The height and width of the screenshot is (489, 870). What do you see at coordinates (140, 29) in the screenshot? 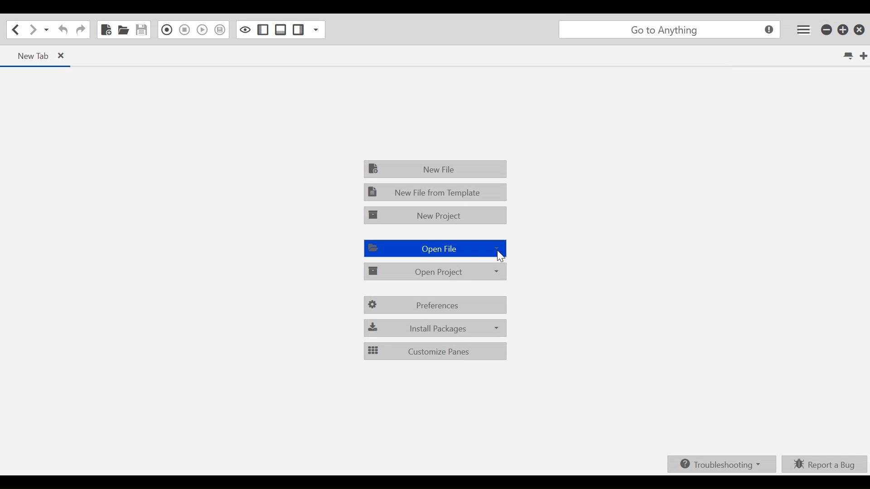
I see `Save` at bounding box center [140, 29].